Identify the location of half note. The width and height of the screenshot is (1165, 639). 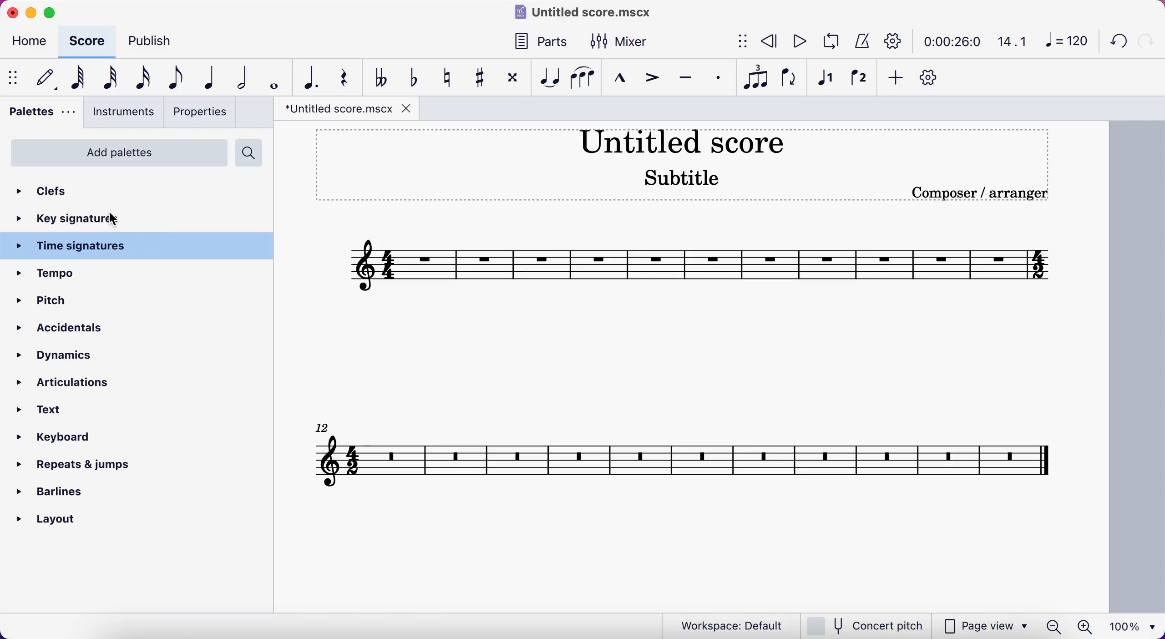
(245, 76).